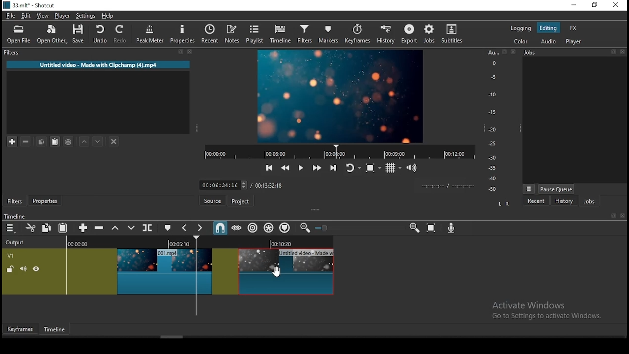 The height and width of the screenshot is (354, 629). I want to click on overwrite, so click(131, 228).